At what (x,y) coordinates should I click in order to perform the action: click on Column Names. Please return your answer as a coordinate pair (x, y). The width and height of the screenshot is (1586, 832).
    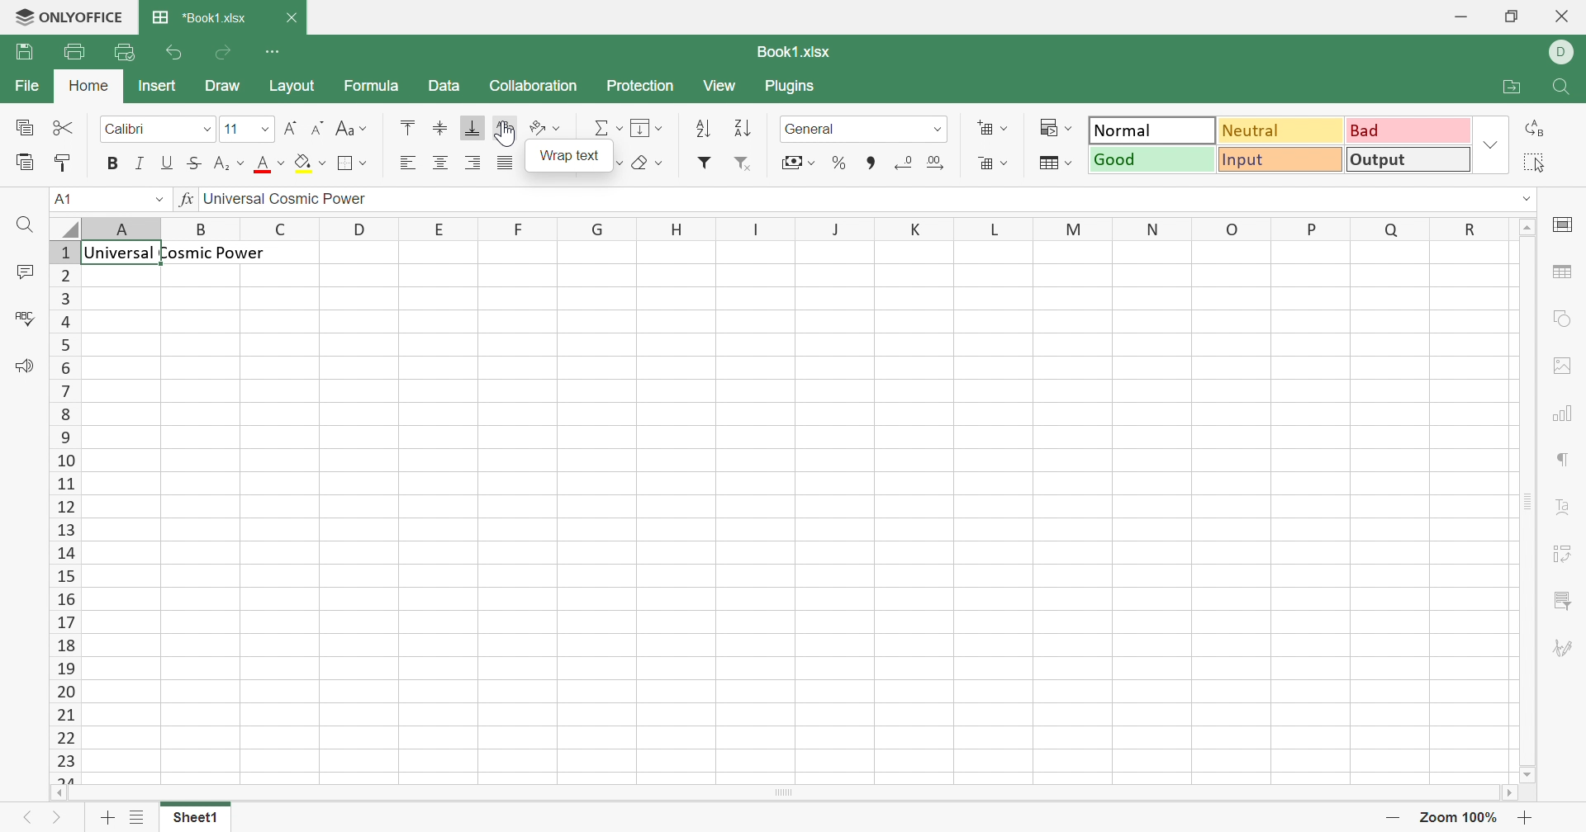
    Looking at the image, I should click on (776, 225).